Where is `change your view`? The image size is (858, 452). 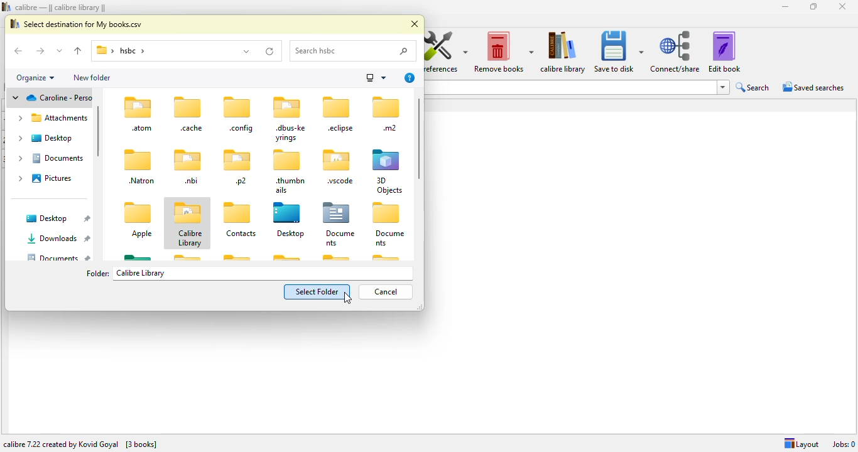 change your view is located at coordinates (375, 77).